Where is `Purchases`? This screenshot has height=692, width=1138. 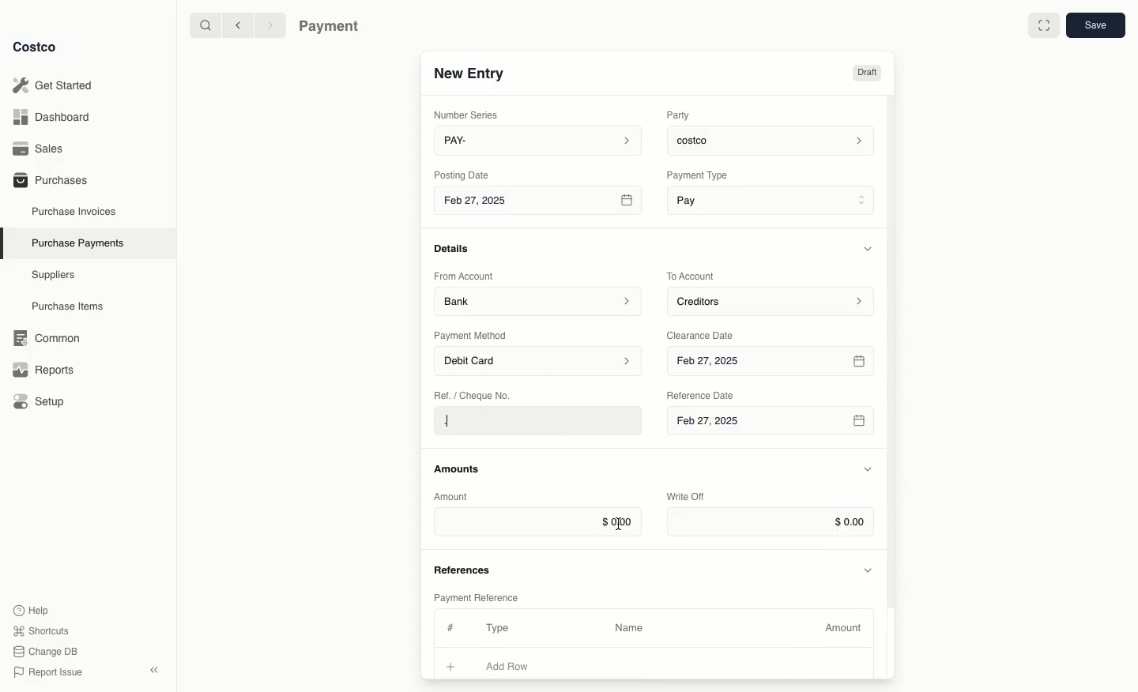 Purchases is located at coordinates (50, 179).